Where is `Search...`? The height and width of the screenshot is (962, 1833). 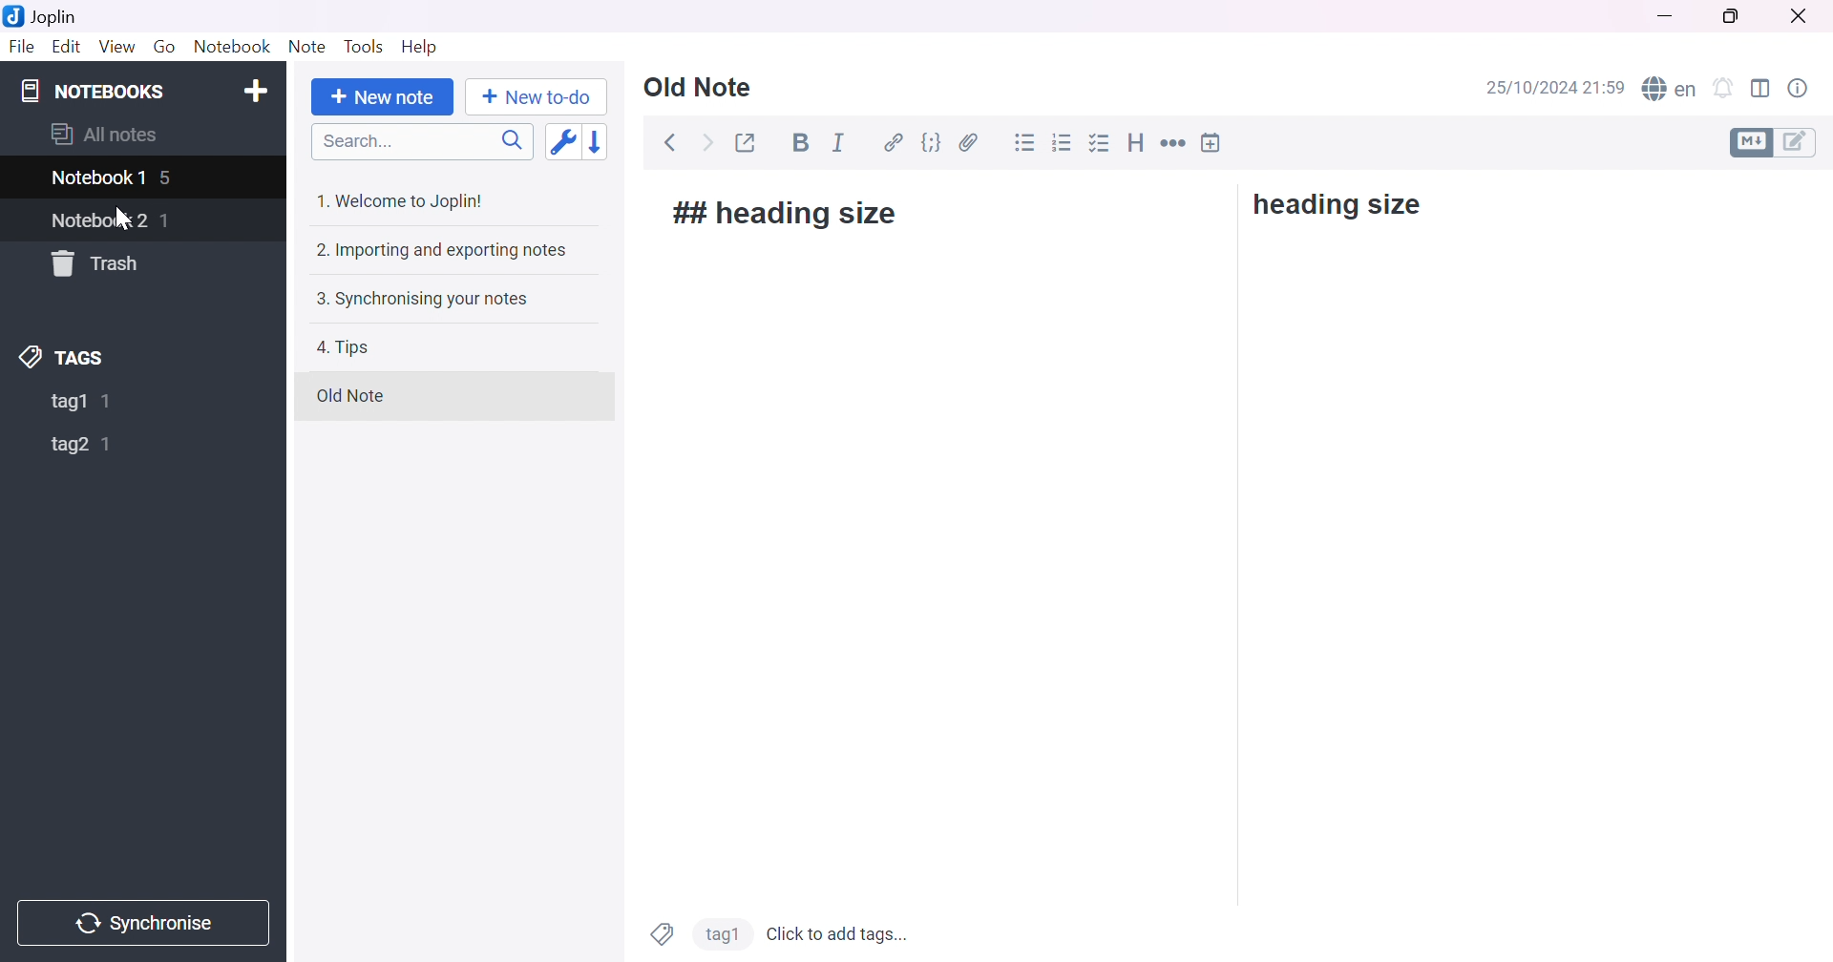 Search... is located at coordinates (353, 143).